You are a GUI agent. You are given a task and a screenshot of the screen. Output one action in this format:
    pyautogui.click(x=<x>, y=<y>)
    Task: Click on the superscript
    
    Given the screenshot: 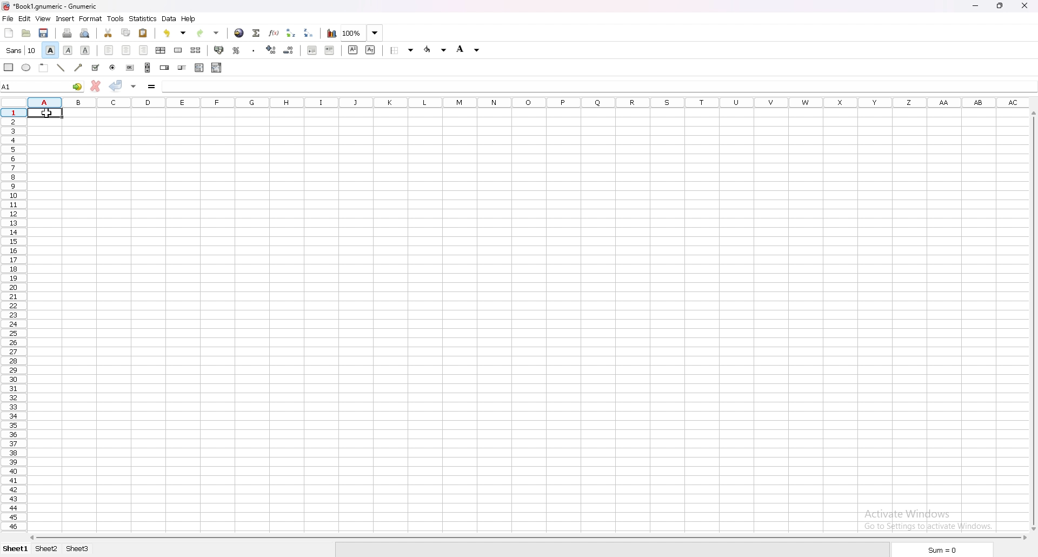 What is the action you would take?
    pyautogui.click(x=352, y=49)
    